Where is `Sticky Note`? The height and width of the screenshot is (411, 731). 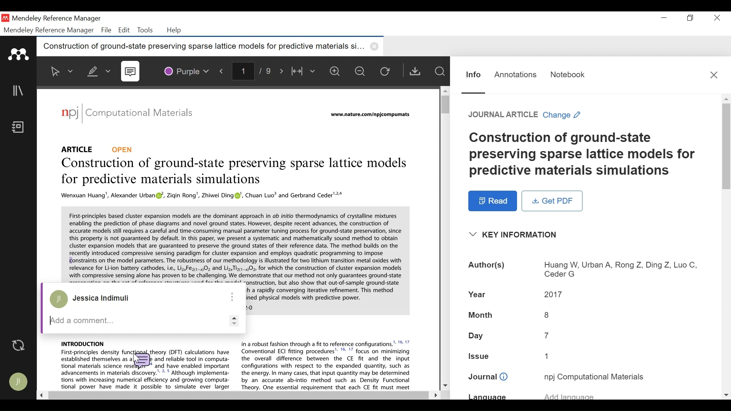
Sticky Note is located at coordinates (132, 72).